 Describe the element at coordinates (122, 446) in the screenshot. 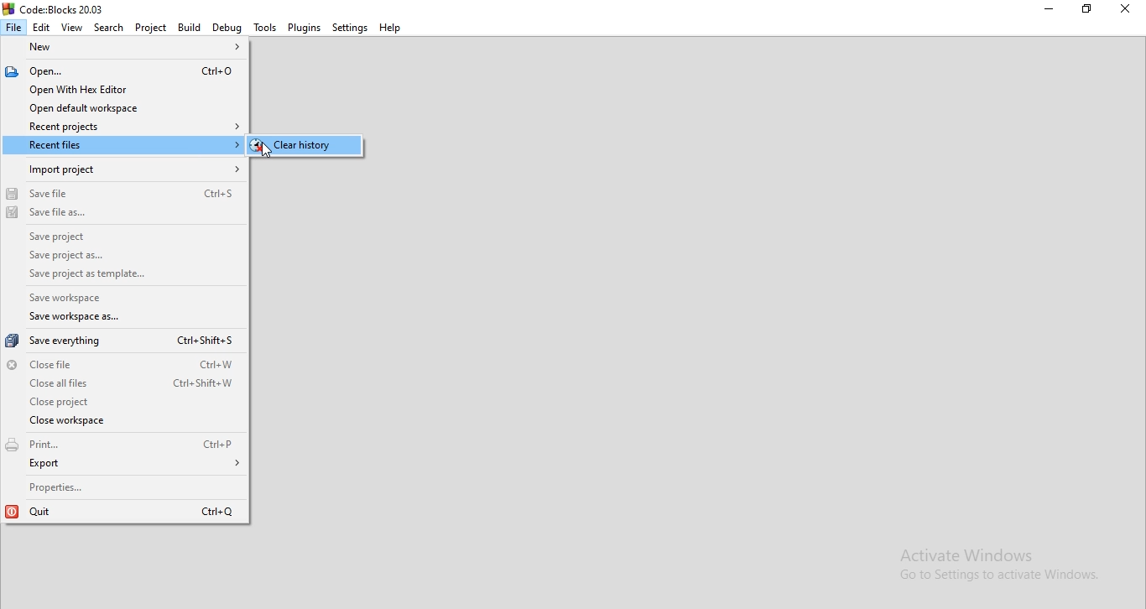

I see `Print` at that location.